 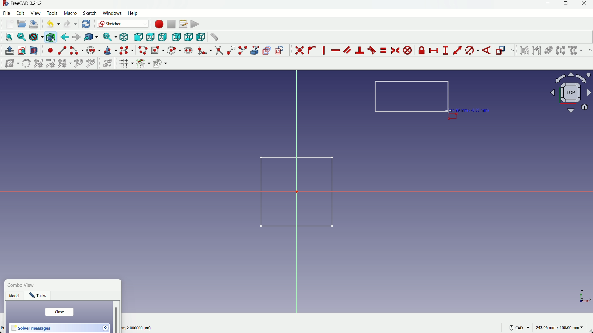 I want to click on (14.99mm x -6.23mm), so click(x=472, y=110).